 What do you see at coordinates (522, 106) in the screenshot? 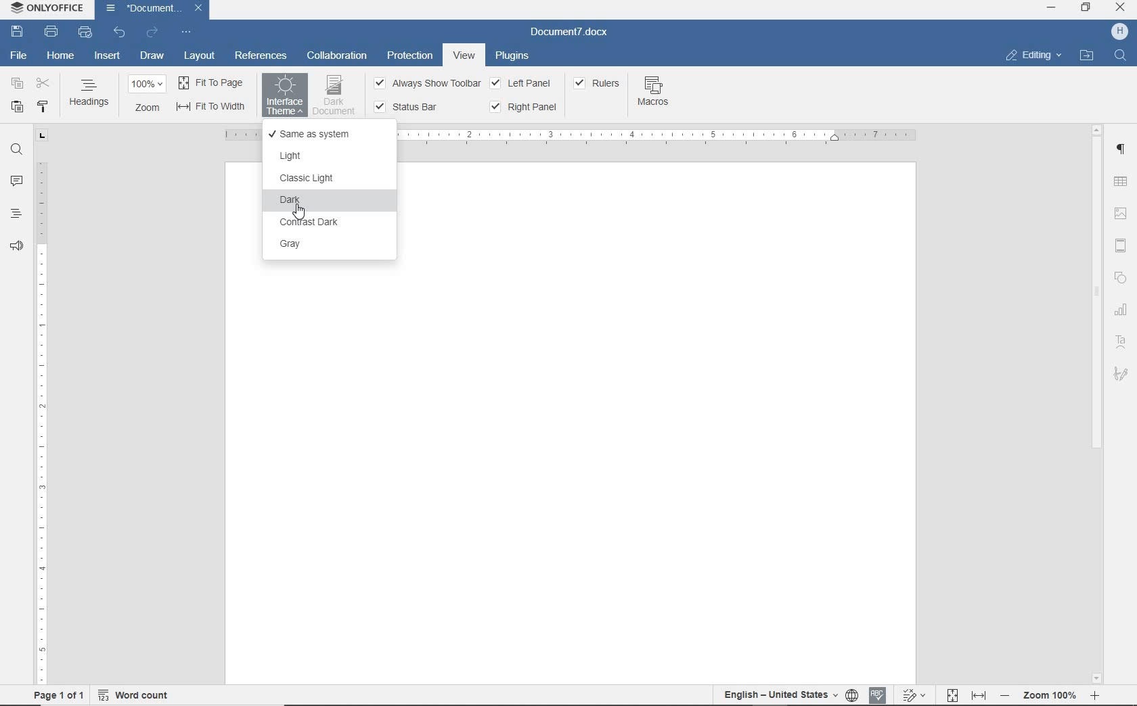
I see `RIGHT PANE` at bounding box center [522, 106].